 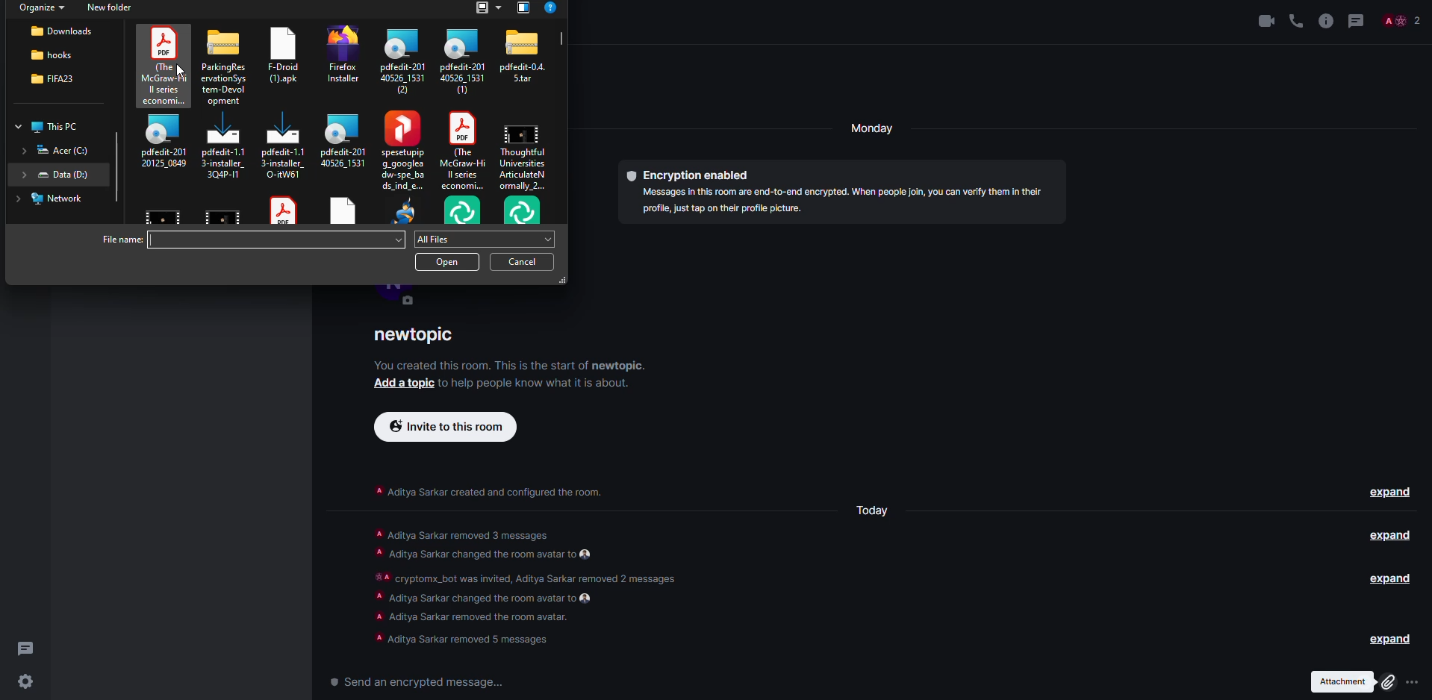 I want to click on file, so click(x=287, y=145).